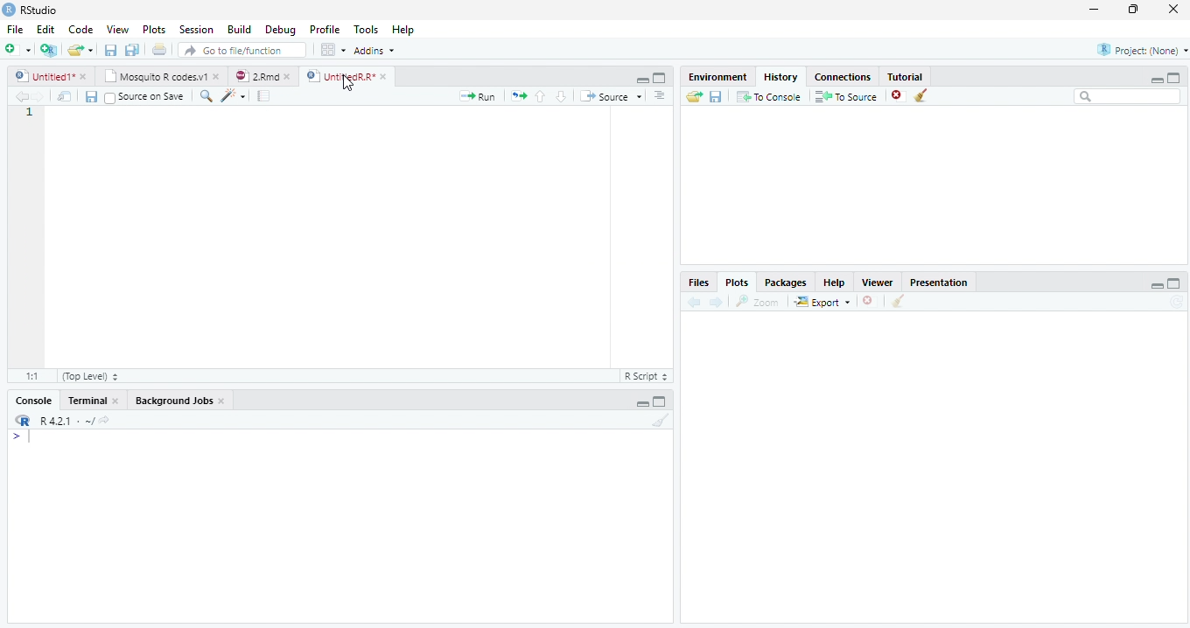  I want to click on Packages, so click(787, 282).